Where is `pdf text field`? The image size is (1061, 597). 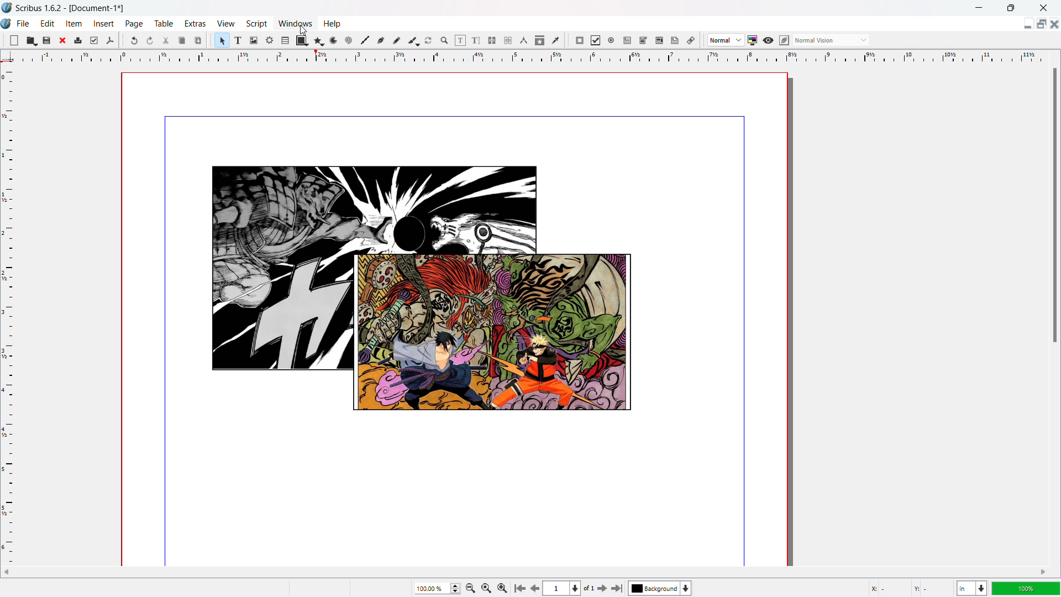 pdf text field is located at coordinates (628, 40).